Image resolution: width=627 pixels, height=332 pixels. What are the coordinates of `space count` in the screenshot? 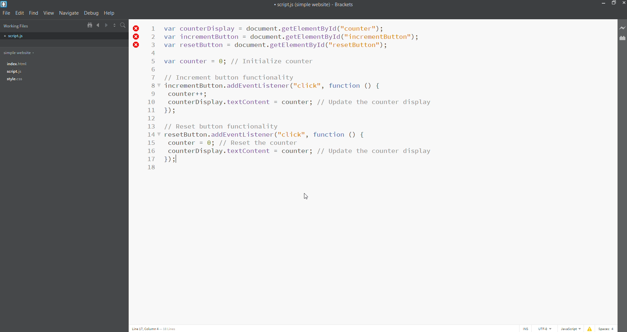 It's located at (608, 328).